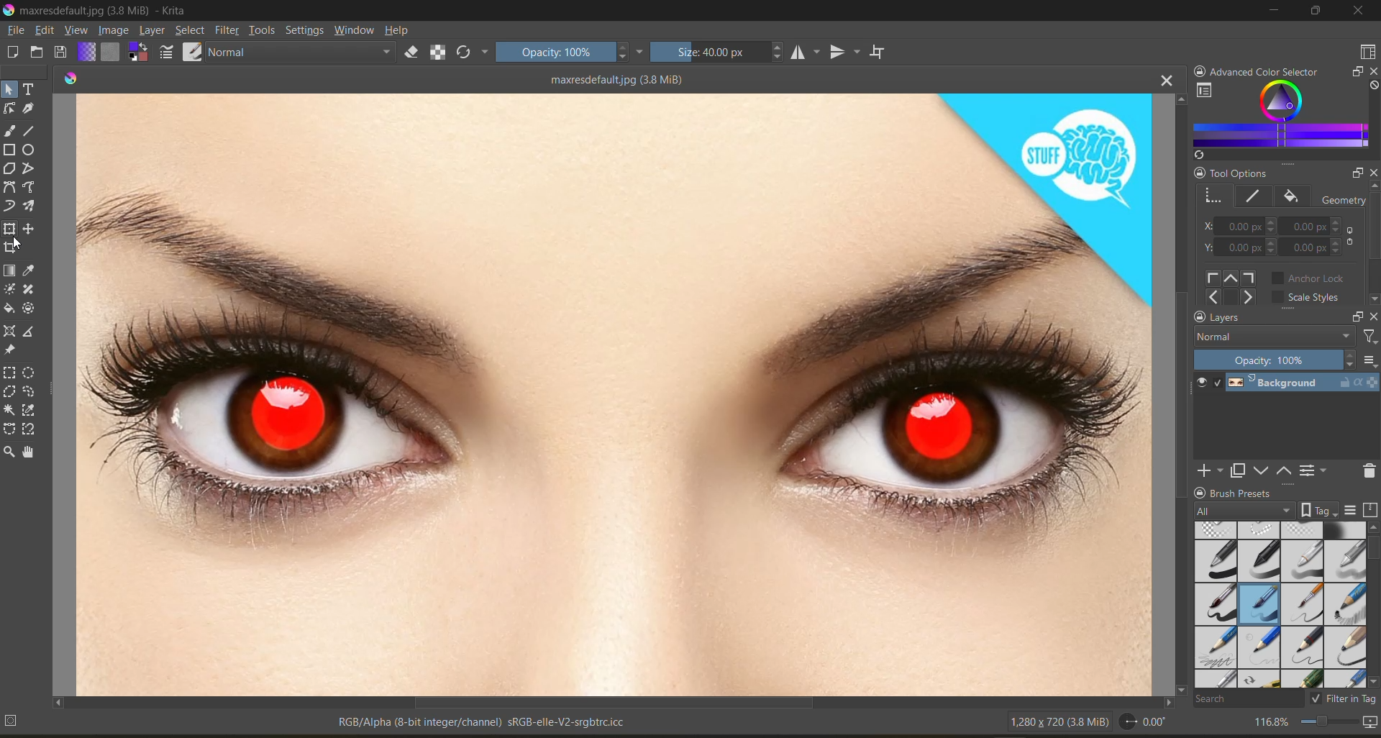 Image resolution: width=1381 pixels, height=738 pixels. Describe the element at coordinates (1372, 546) in the screenshot. I see `vertical scroll bar` at that location.